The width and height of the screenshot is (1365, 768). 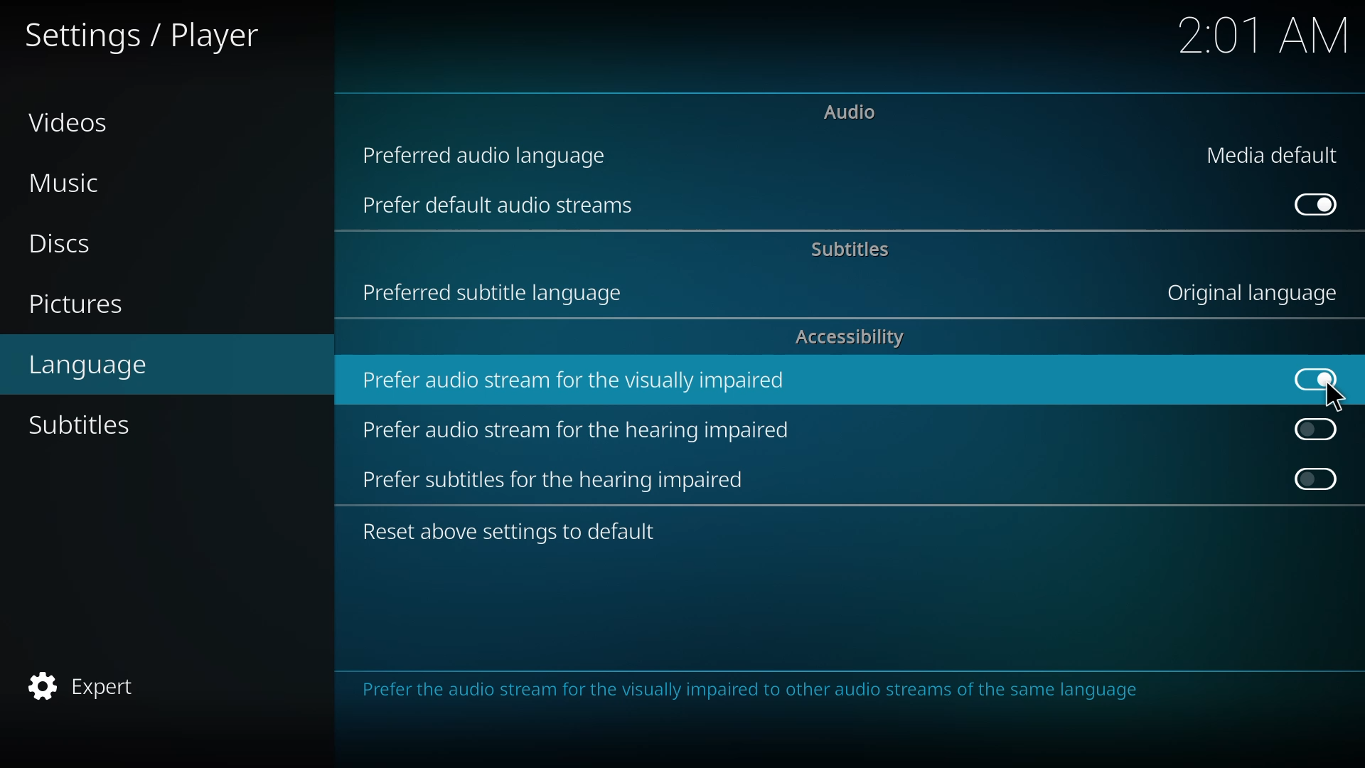 I want to click on audio, so click(x=854, y=111).